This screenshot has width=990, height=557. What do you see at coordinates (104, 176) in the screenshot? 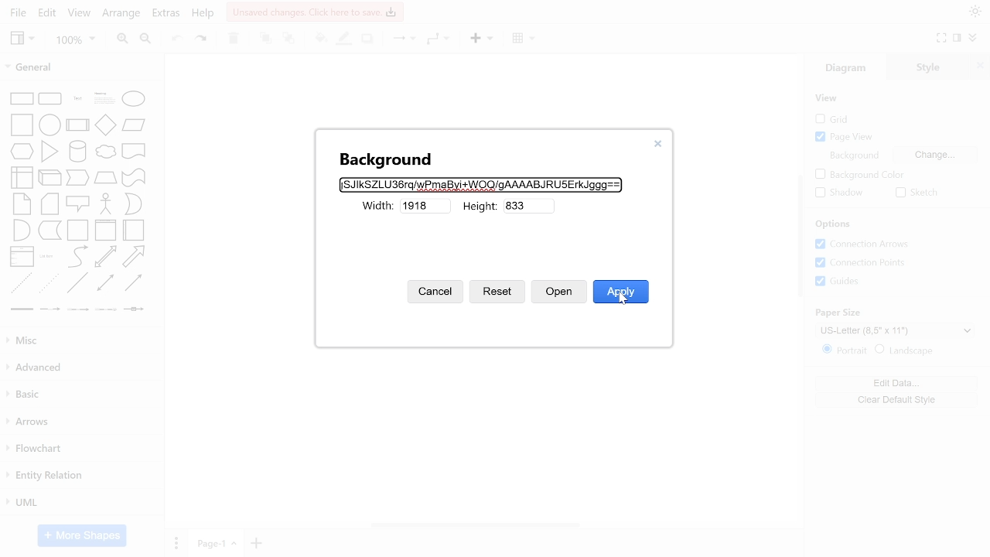
I see `general shapes` at bounding box center [104, 176].